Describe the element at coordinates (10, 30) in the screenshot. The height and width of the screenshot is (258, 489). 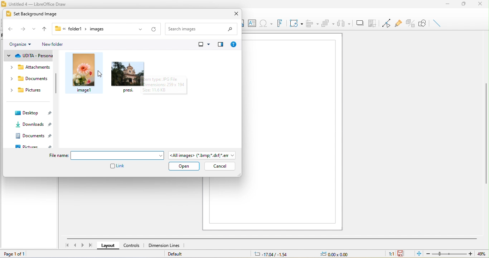
I see `back` at that location.